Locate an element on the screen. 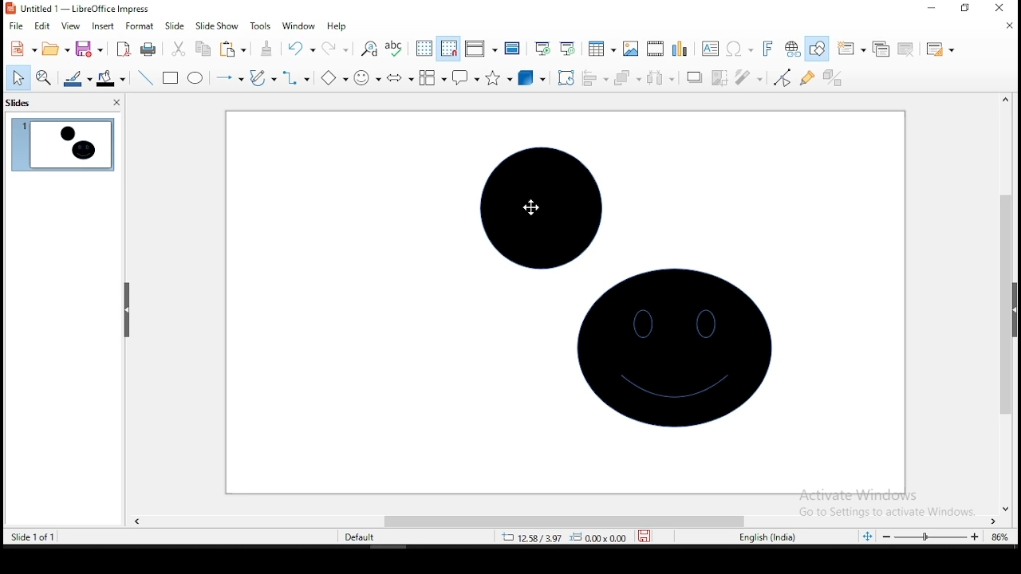 The image size is (1021, 574). toggle point edit mode is located at coordinates (783, 77).